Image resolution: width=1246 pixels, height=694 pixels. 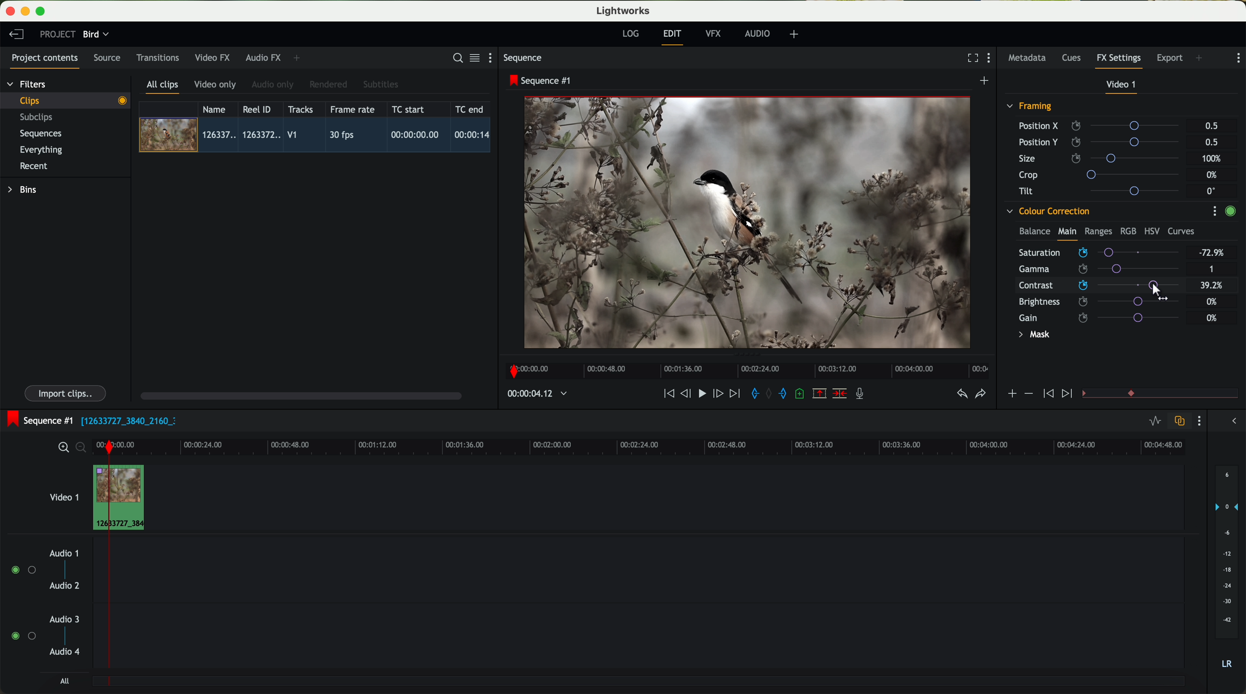 I want to click on crop, so click(x=1103, y=174).